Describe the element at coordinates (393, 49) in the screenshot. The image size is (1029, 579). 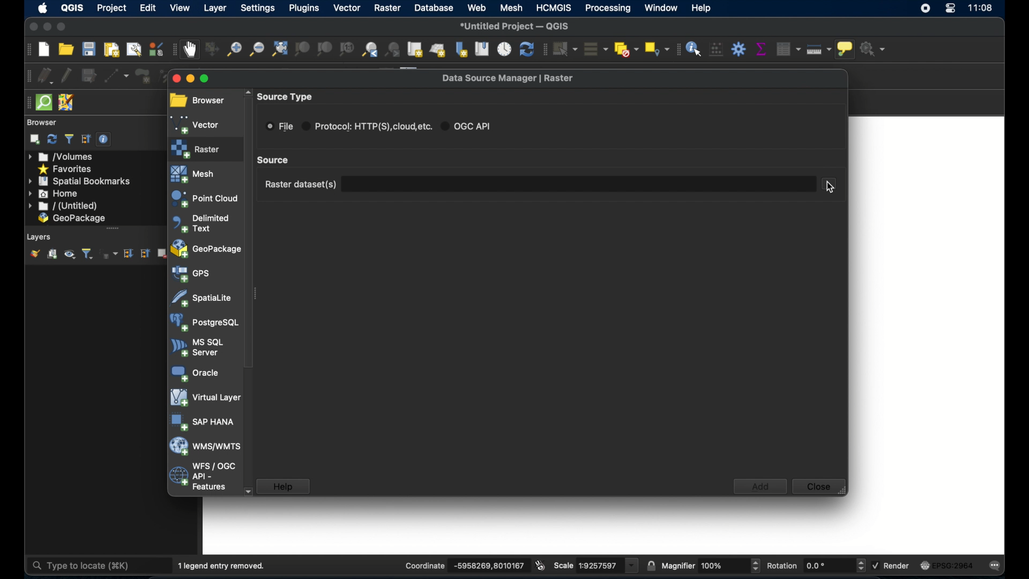
I see `zoom next` at that location.